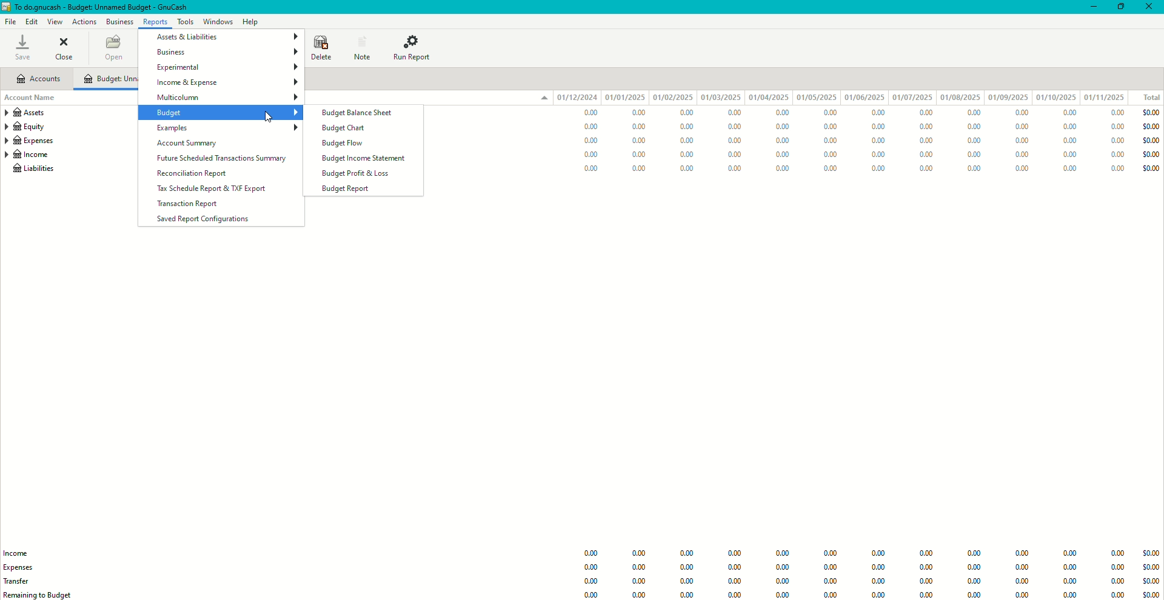 This screenshot has height=600, width=1164. Describe the element at coordinates (1116, 584) in the screenshot. I see `0.00` at that location.